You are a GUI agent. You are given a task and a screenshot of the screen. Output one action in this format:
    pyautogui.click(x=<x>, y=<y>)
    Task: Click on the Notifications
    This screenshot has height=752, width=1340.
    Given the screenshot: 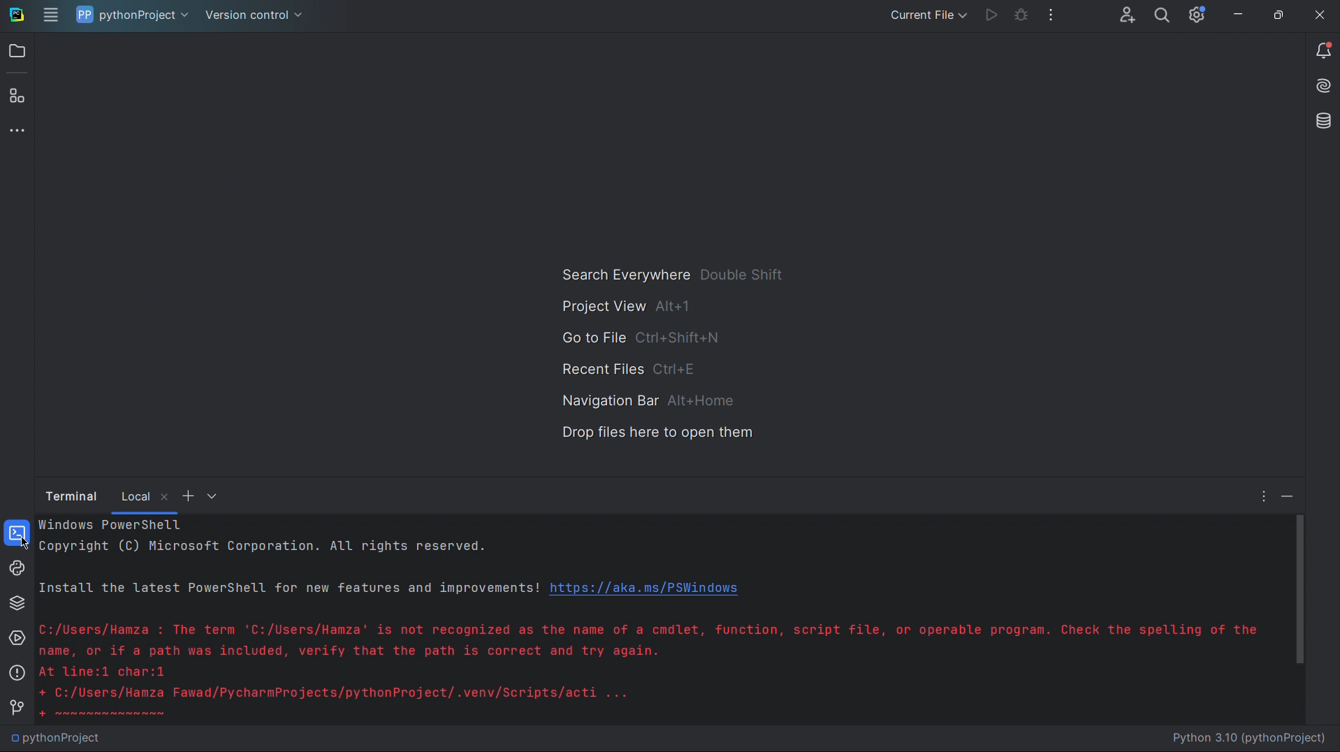 What is the action you would take?
    pyautogui.click(x=1320, y=48)
    